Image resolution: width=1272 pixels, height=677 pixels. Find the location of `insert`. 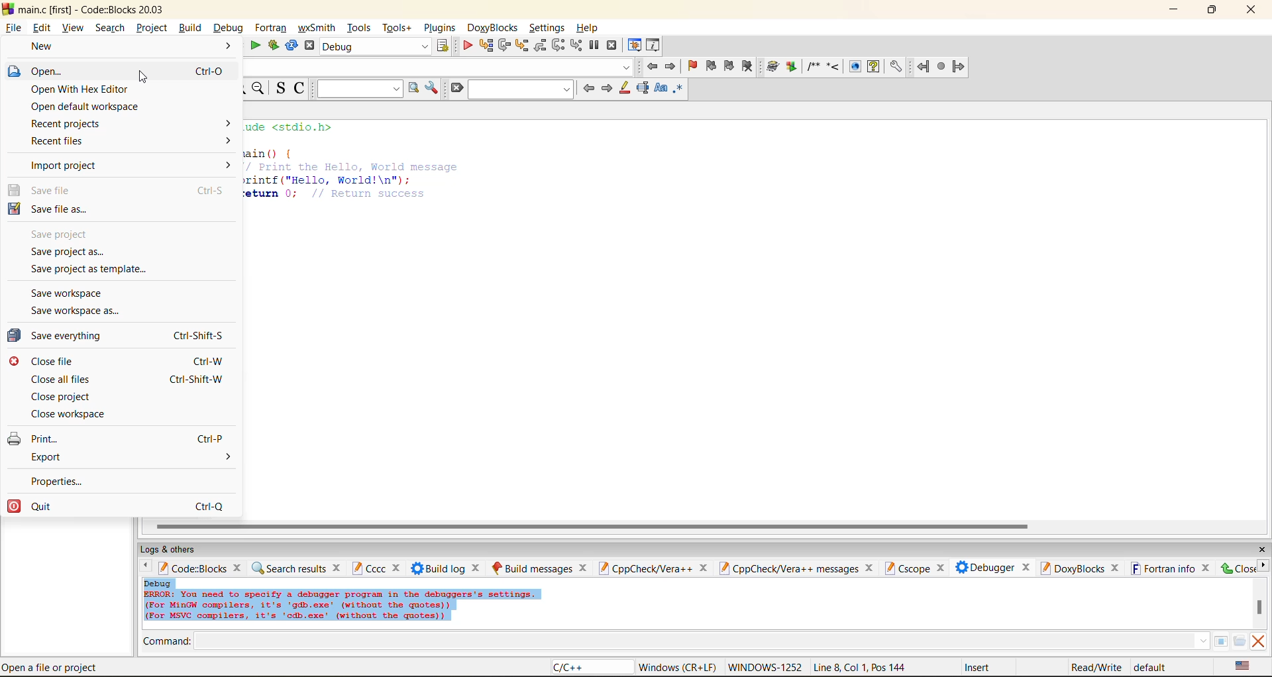

insert is located at coordinates (980, 667).